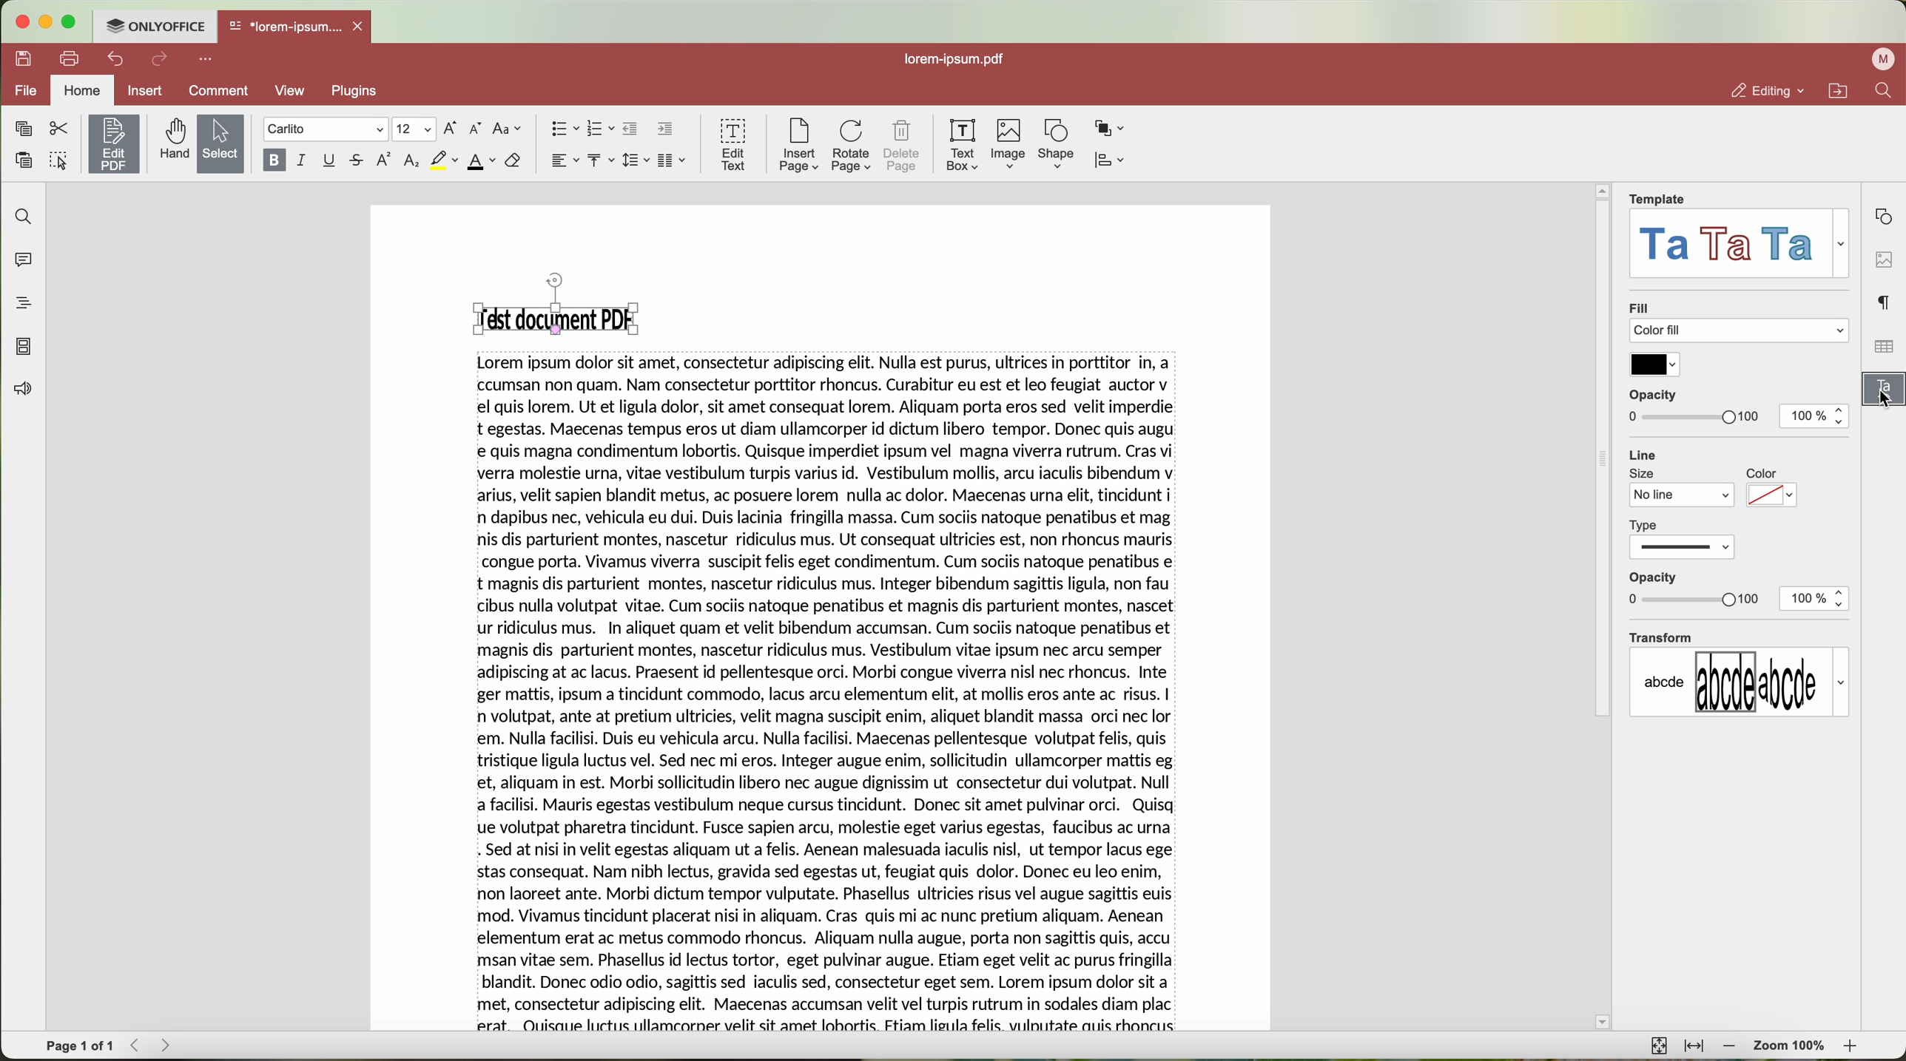  What do you see at coordinates (161, 60) in the screenshot?
I see `redo` at bounding box center [161, 60].